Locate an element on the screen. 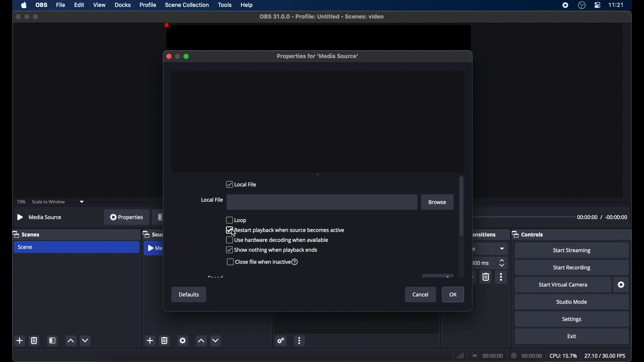 This screenshot has width=644, height=362. obscure text is located at coordinates (472, 249).